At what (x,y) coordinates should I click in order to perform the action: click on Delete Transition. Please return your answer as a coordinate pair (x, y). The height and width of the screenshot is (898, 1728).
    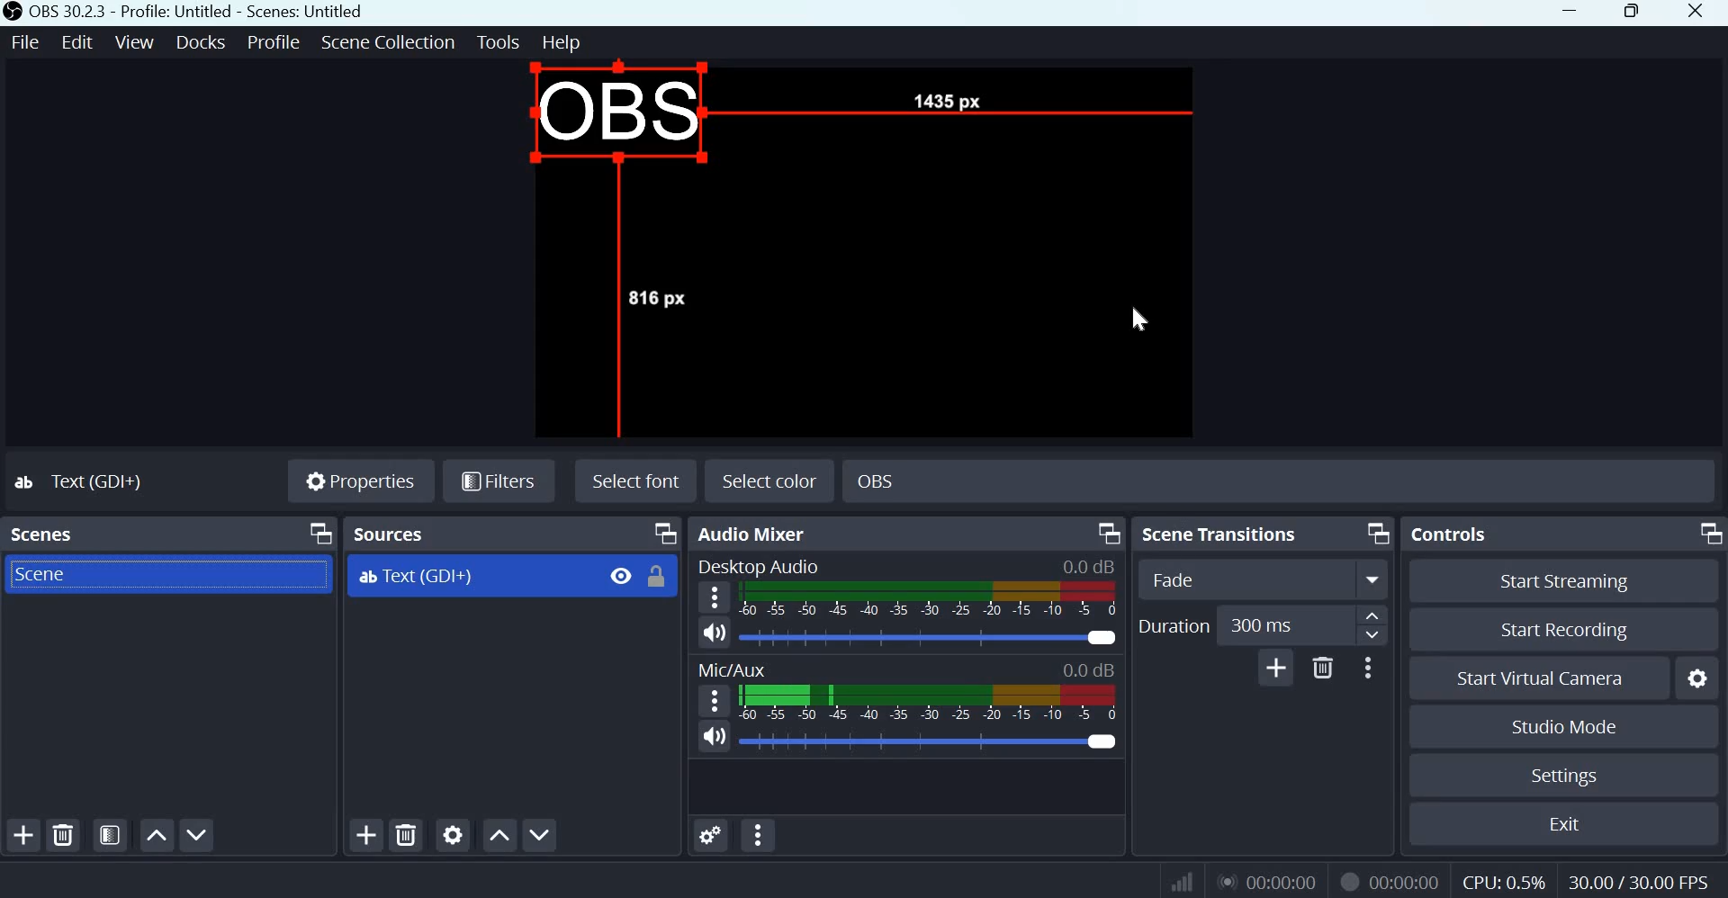
    Looking at the image, I should click on (1322, 667).